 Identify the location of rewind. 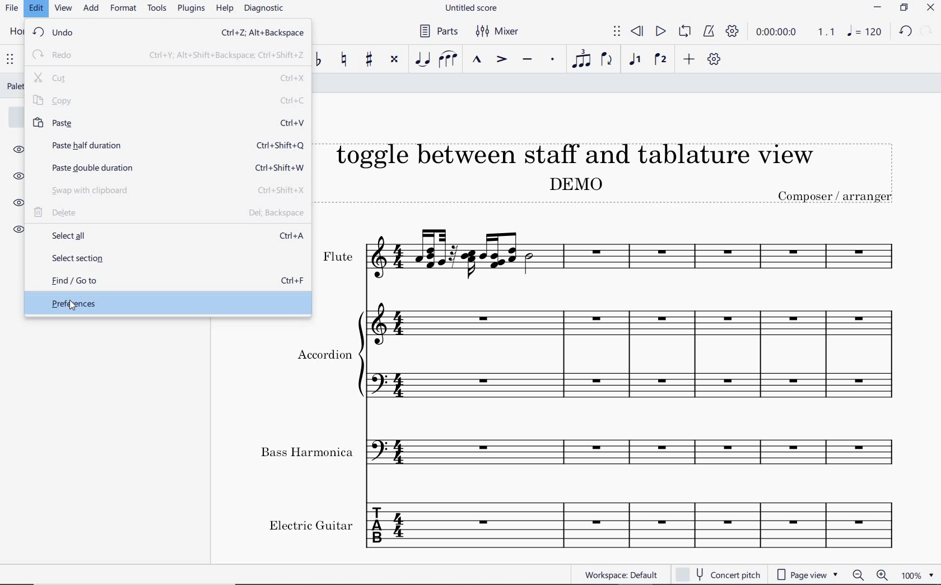
(637, 31).